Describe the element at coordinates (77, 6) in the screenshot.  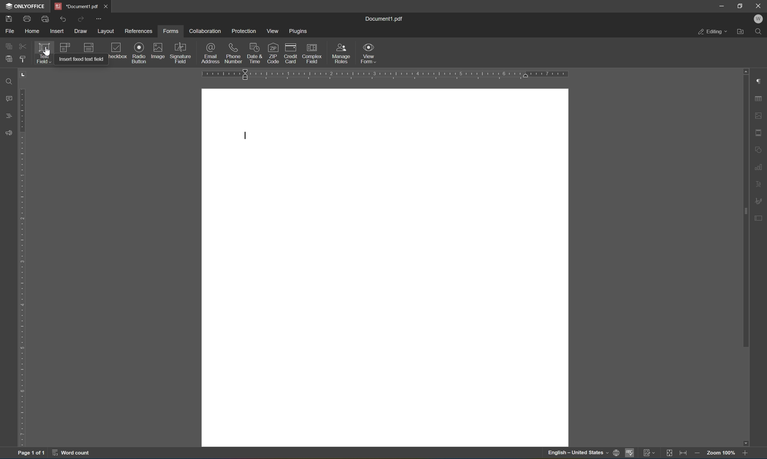
I see `*document1.pdf` at that location.